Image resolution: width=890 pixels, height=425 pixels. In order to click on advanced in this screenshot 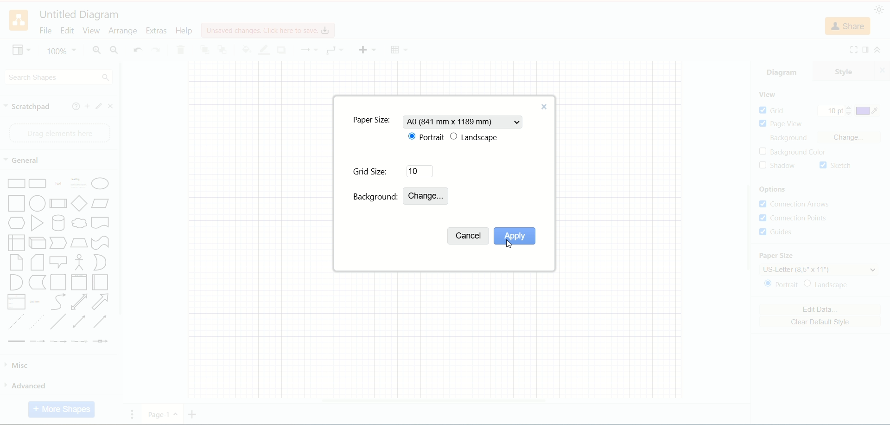, I will do `click(56, 386)`.